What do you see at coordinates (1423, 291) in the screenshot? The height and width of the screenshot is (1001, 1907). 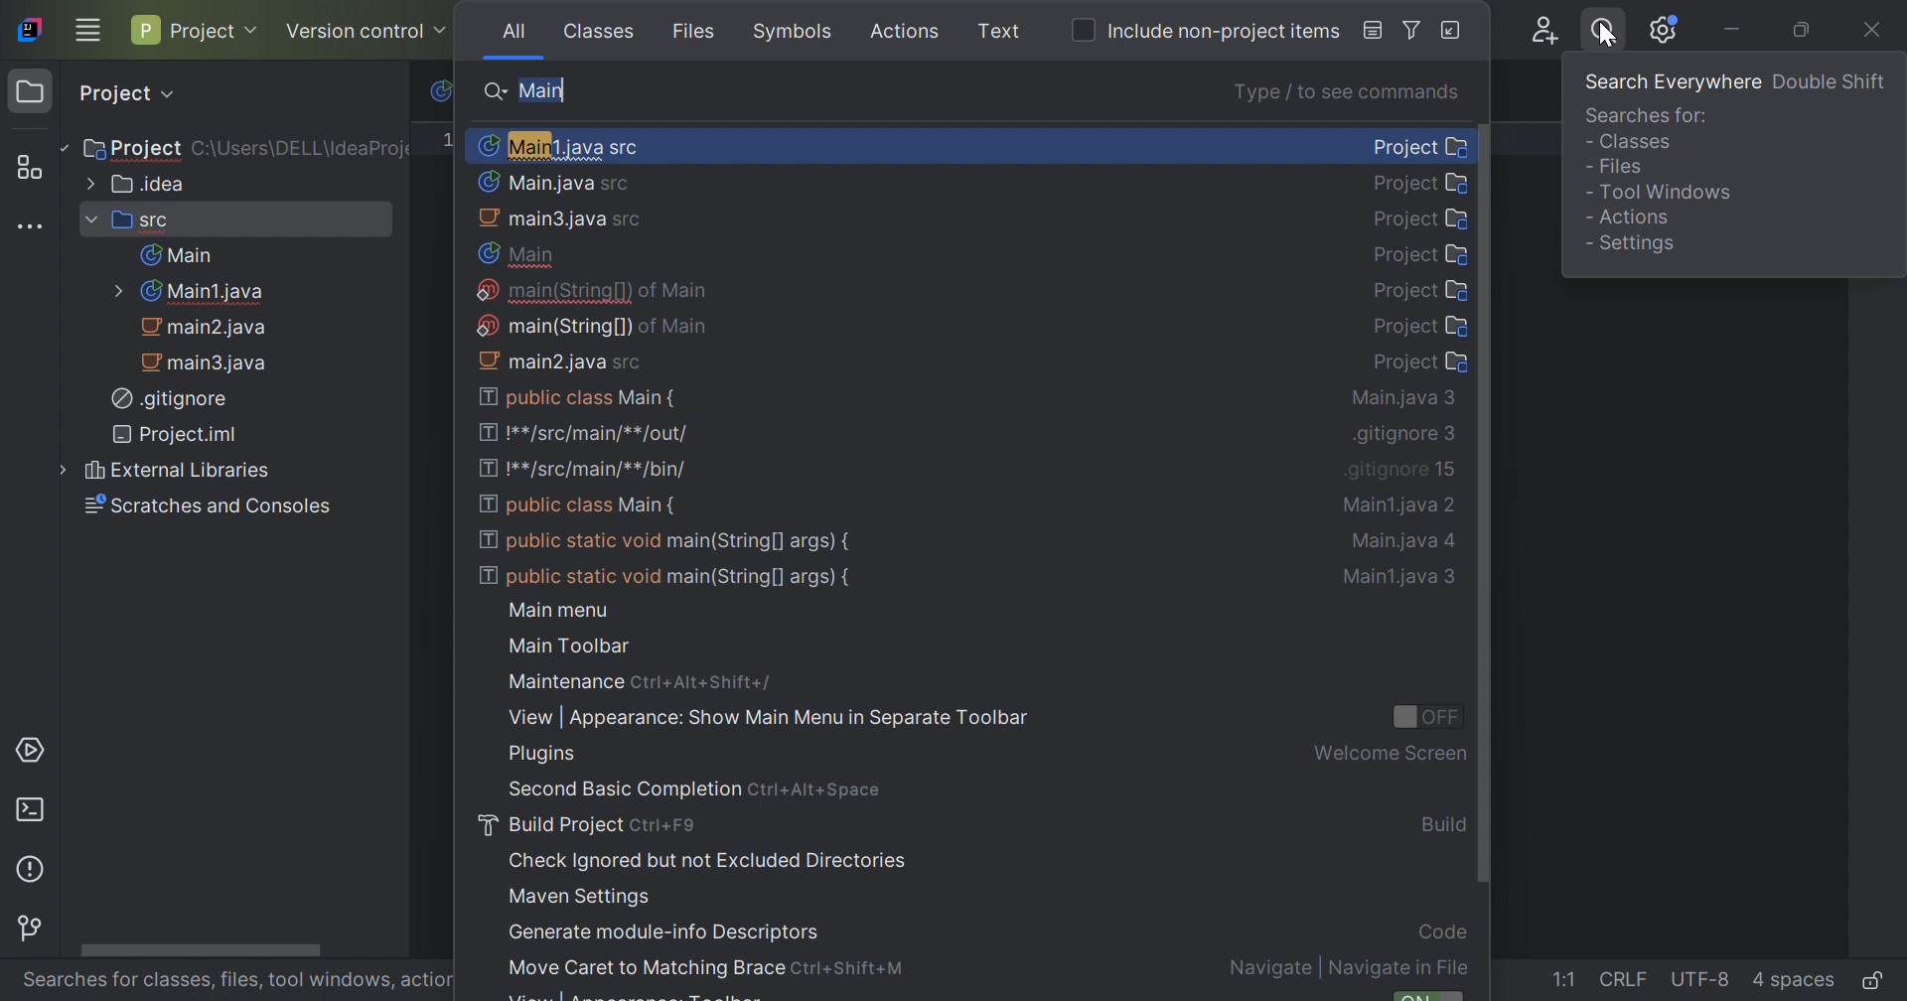 I see `Project` at bounding box center [1423, 291].